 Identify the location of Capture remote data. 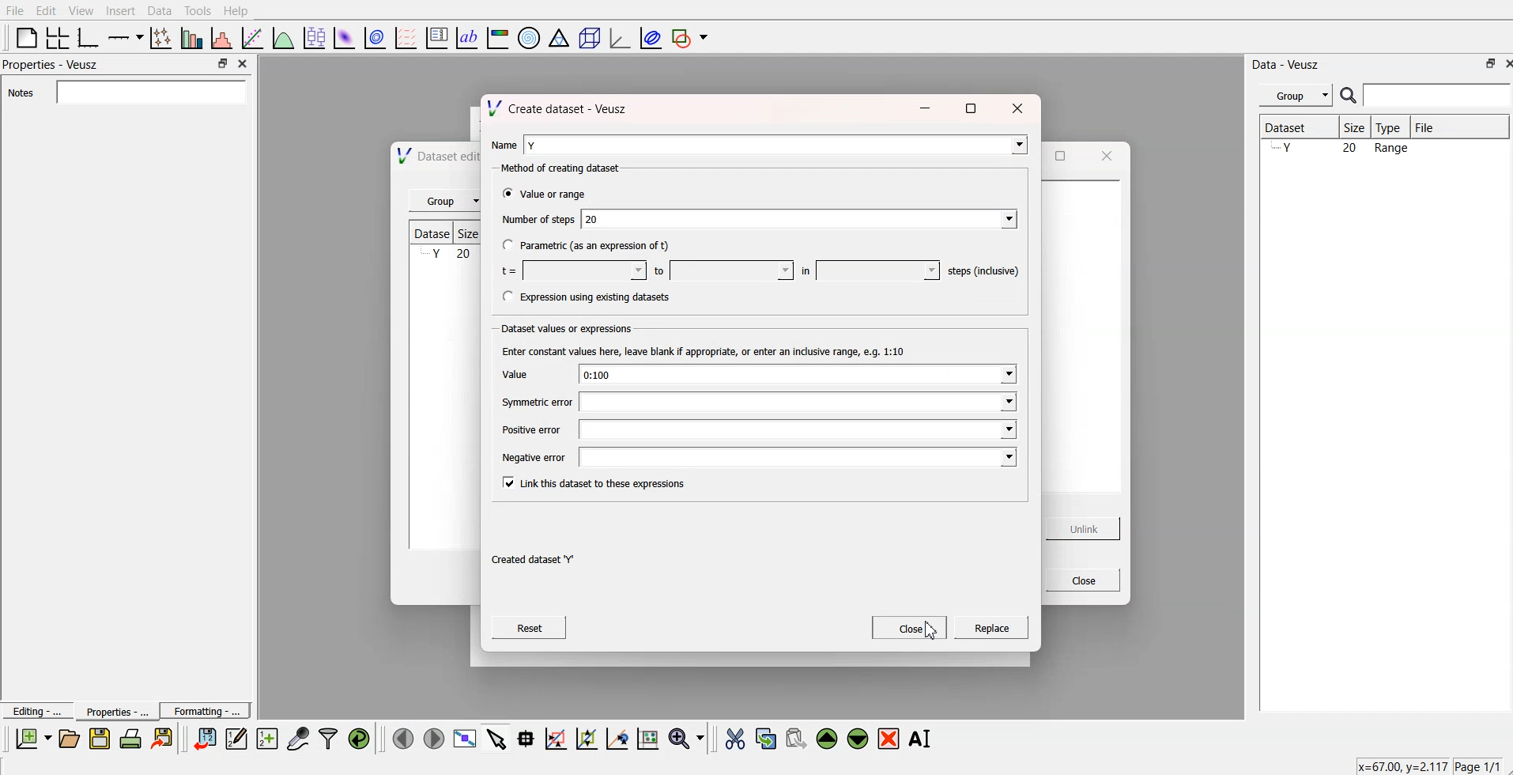
(299, 737).